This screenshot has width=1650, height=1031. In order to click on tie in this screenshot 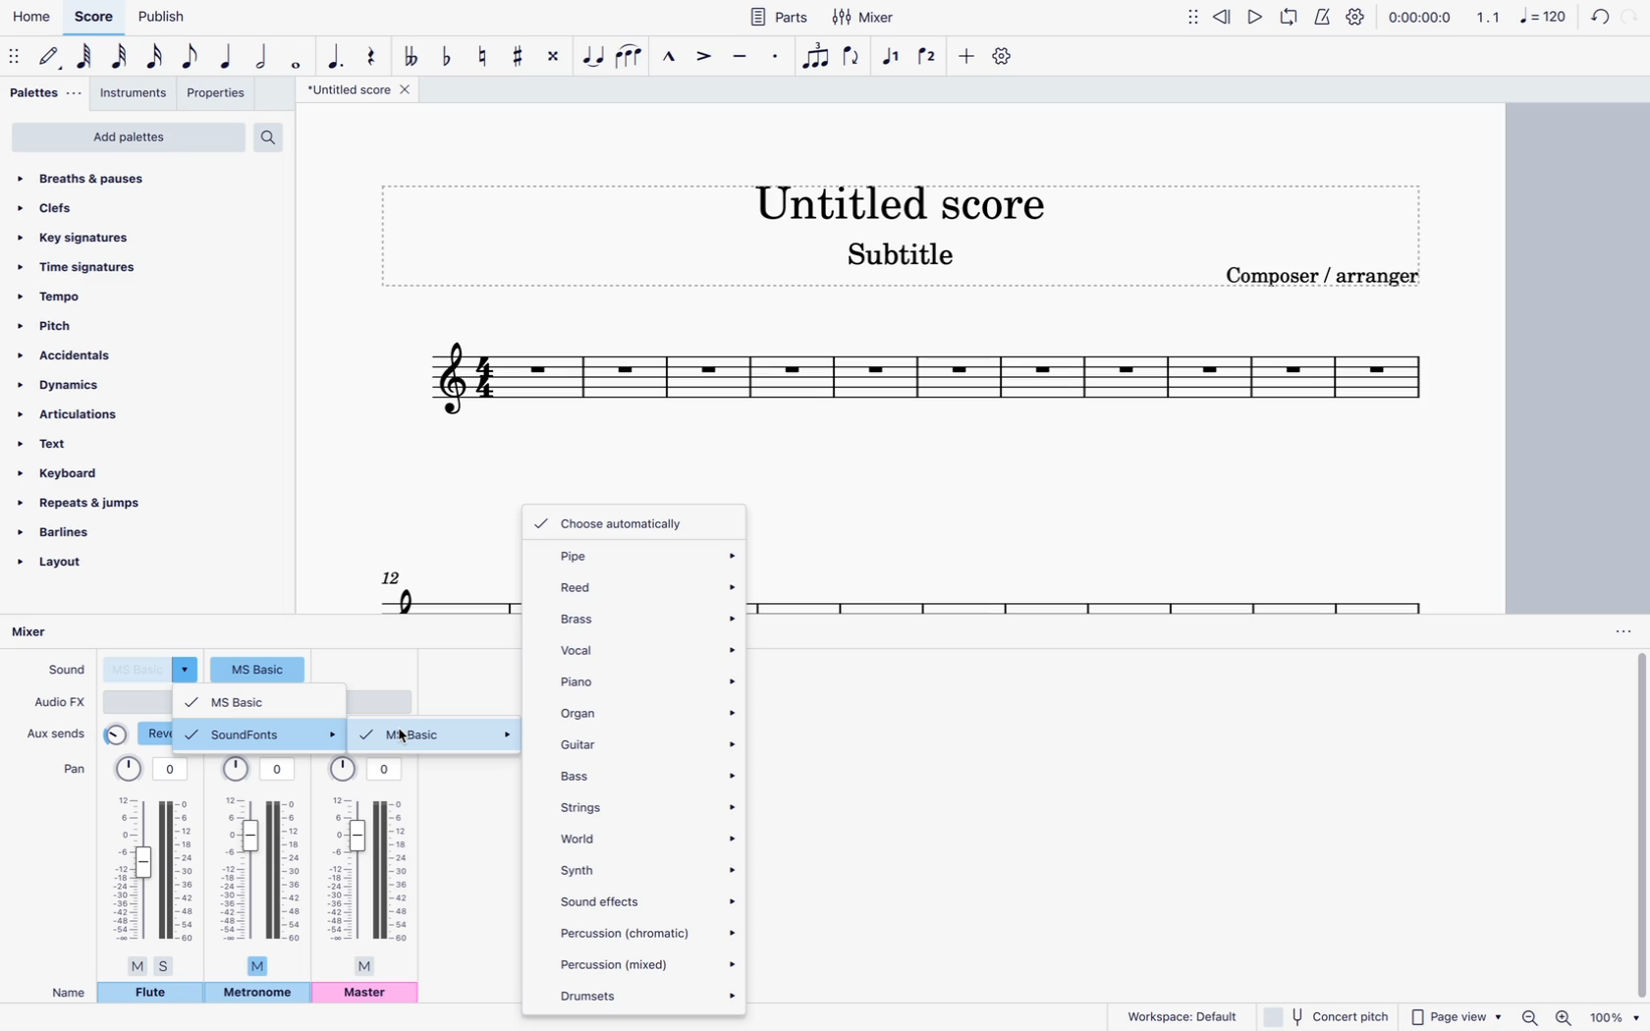, I will do `click(595, 55)`.